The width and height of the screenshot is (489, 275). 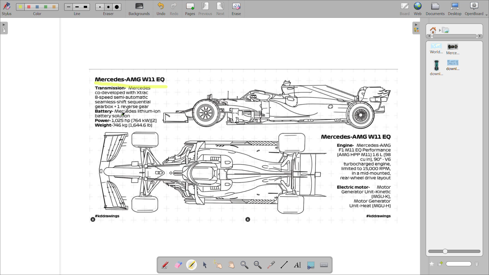 What do you see at coordinates (246, 265) in the screenshot?
I see `zoom in` at bounding box center [246, 265].